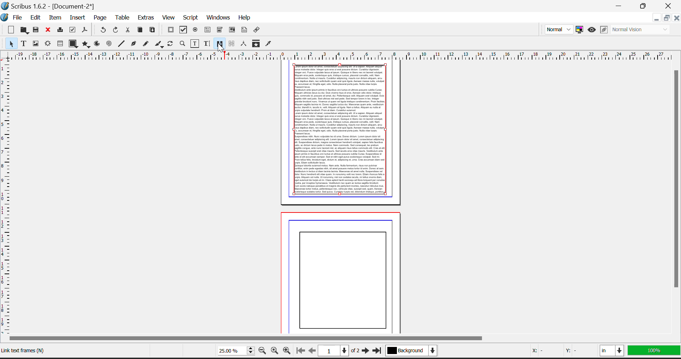 Image resolution: width=681 pixels, height=359 pixels. I want to click on Polygons, so click(85, 44).